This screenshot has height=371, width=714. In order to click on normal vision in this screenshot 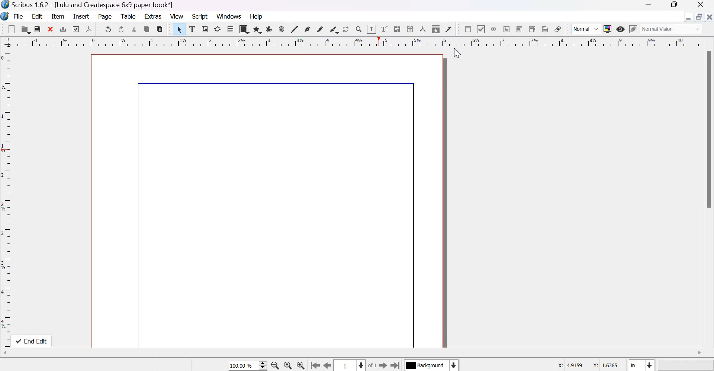, I will do `click(672, 29)`.